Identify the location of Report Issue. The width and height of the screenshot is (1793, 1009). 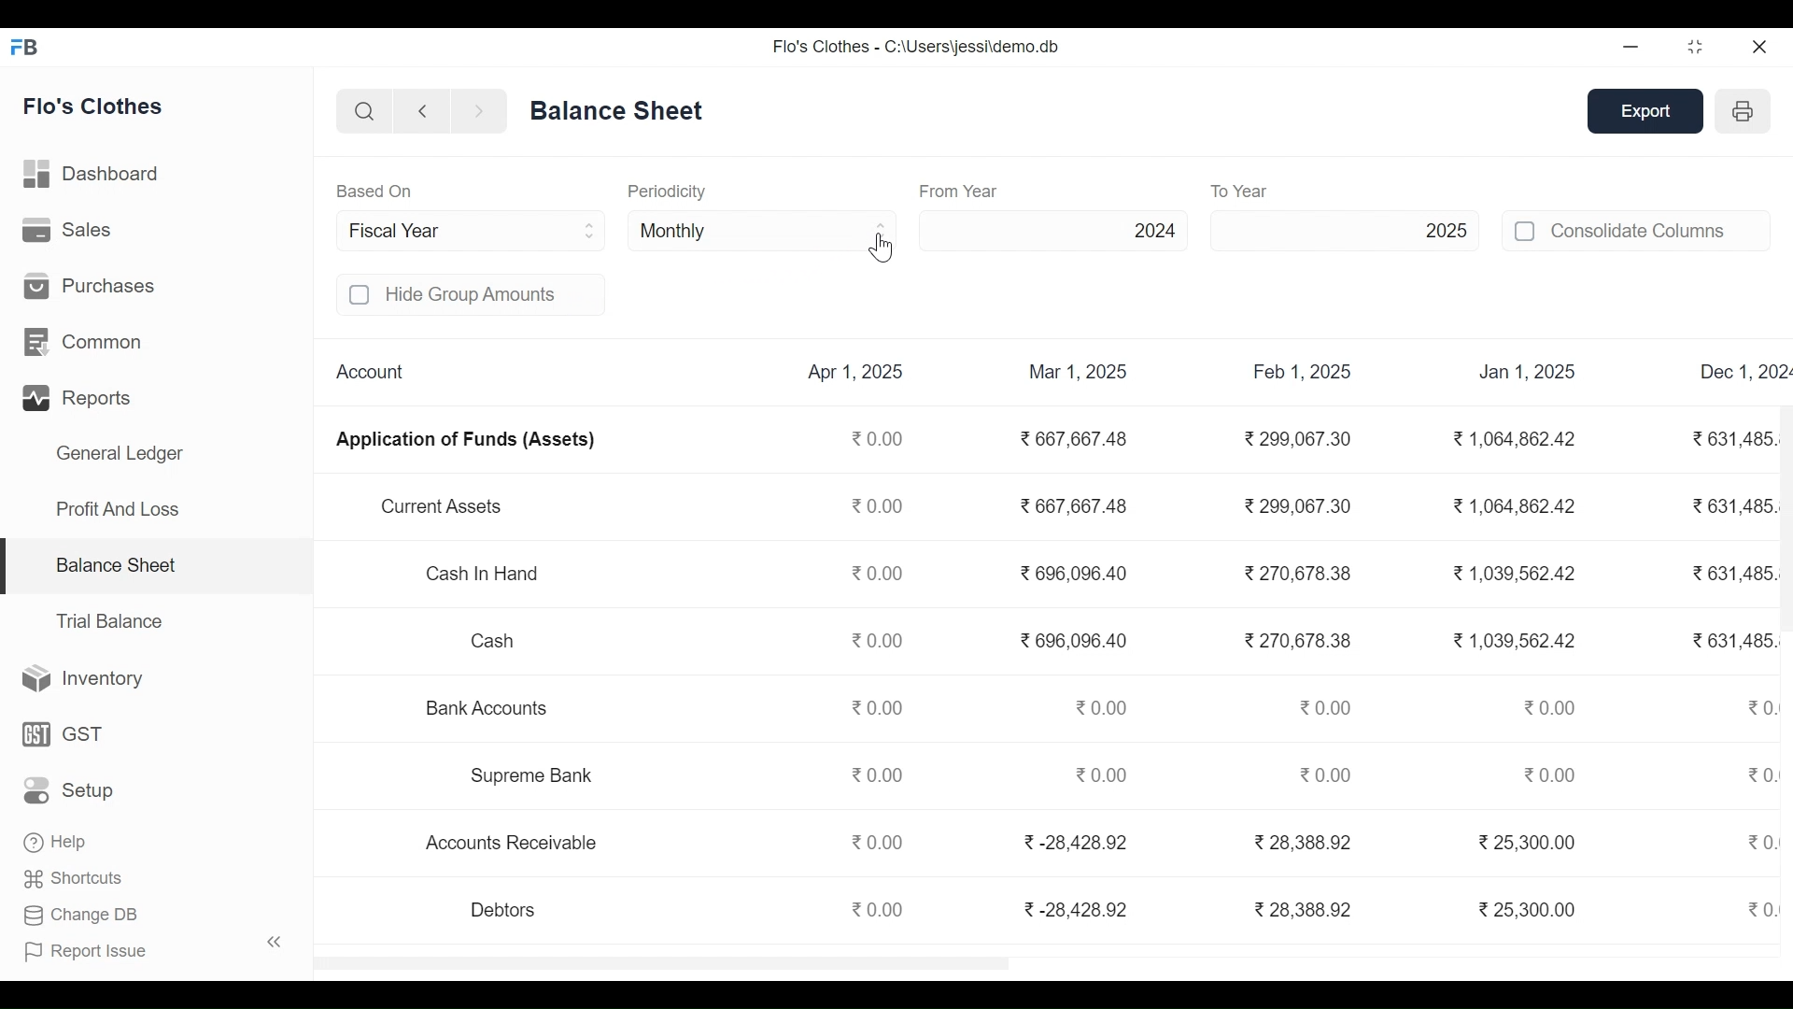
(87, 948).